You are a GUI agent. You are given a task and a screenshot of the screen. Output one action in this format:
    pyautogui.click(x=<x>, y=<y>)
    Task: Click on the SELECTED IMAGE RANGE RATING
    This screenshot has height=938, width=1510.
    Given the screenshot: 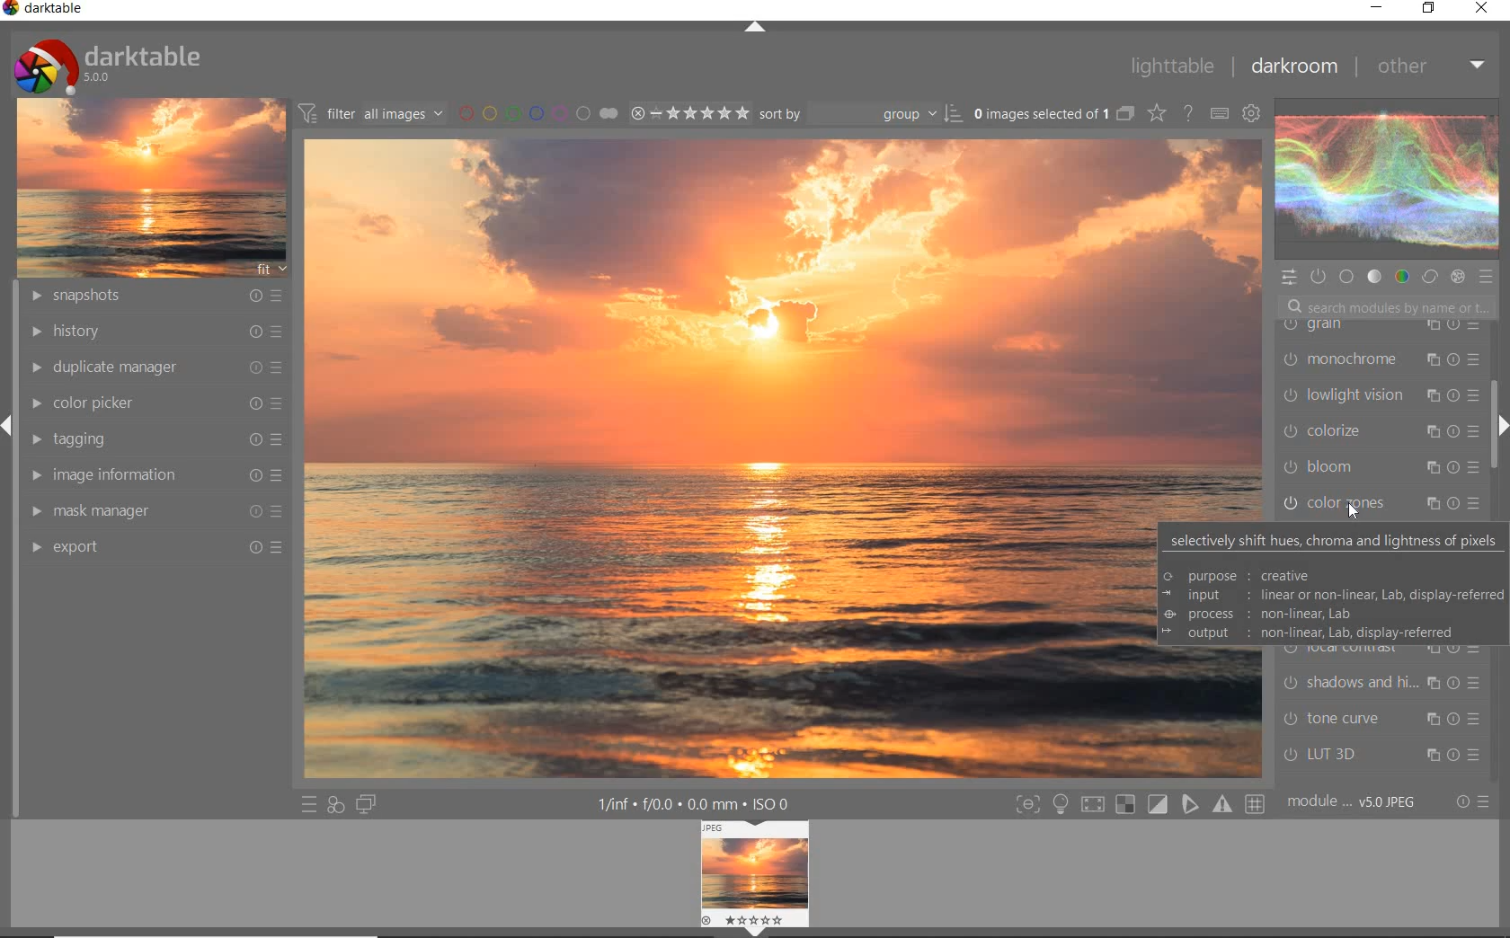 What is the action you would take?
    pyautogui.click(x=690, y=112)
    